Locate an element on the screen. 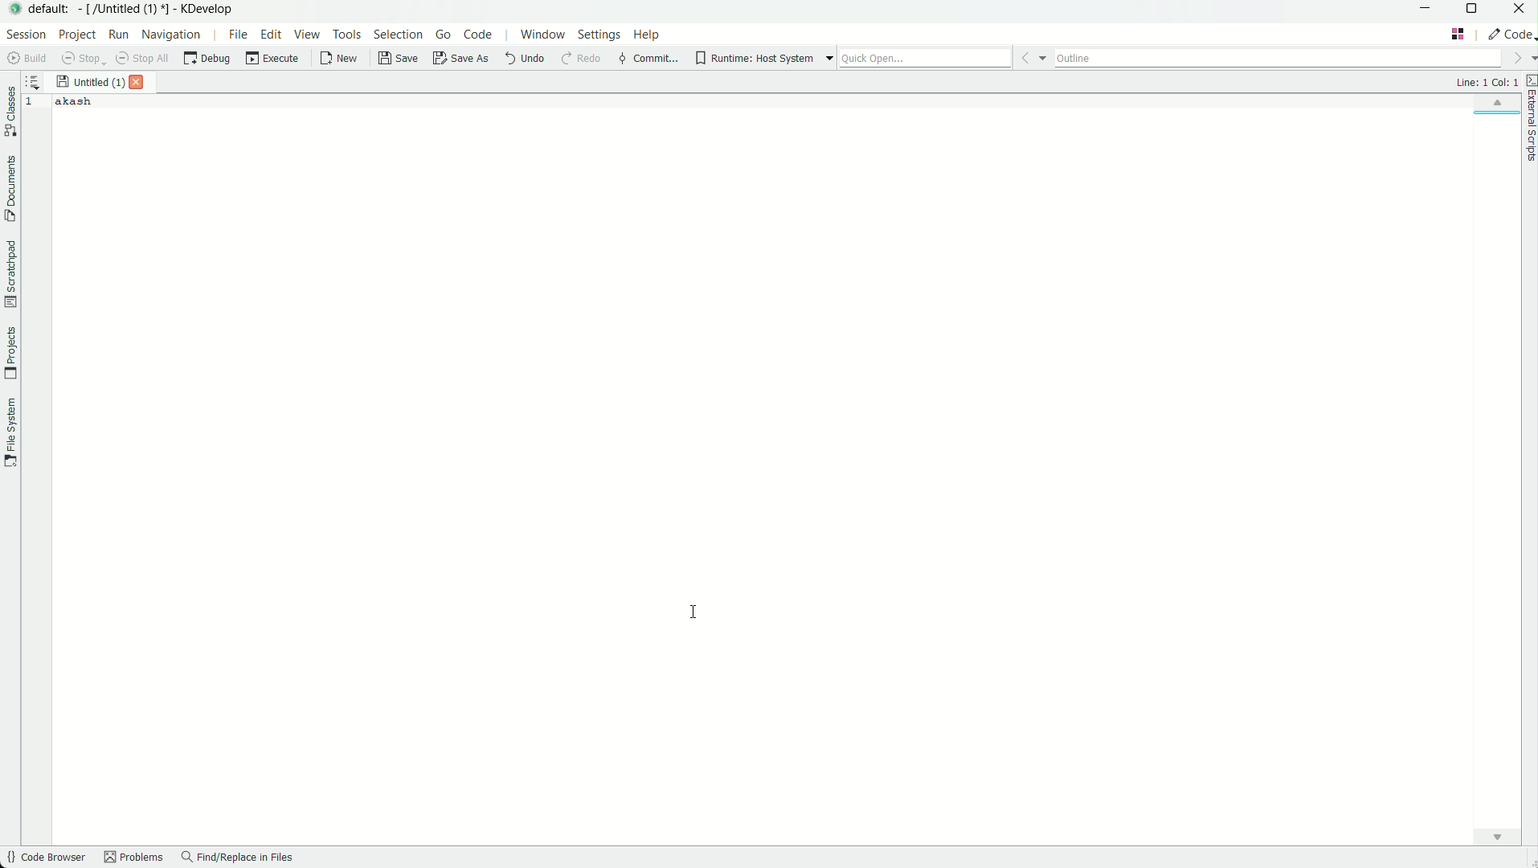 The height and width of the screenshot is (868, 1538). new is located at coordinates (340, 60).